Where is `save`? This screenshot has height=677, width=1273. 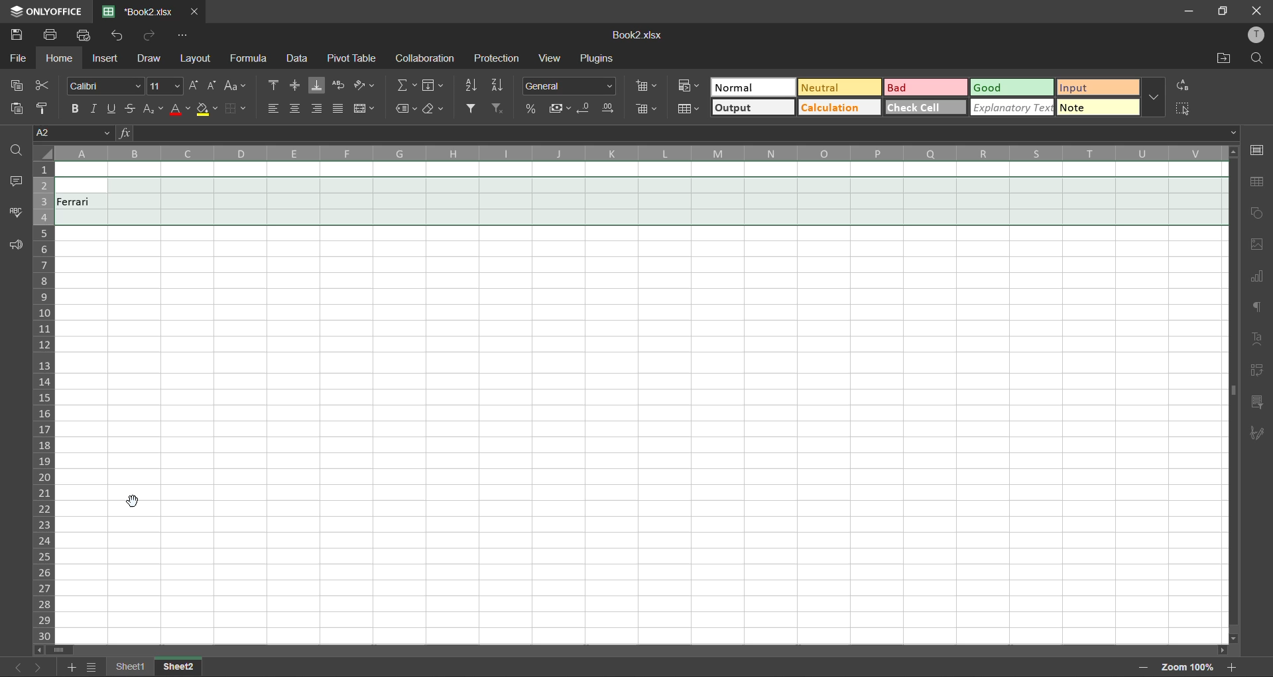 save is located at coordinates (18, 32).